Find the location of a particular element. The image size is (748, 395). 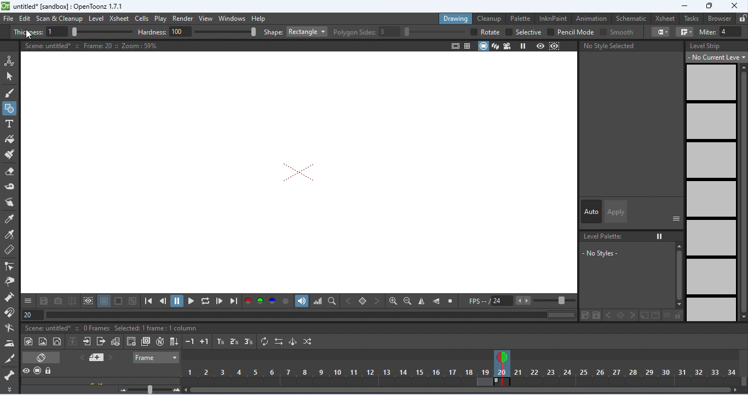

histogram is located at coordinates (317, 301).